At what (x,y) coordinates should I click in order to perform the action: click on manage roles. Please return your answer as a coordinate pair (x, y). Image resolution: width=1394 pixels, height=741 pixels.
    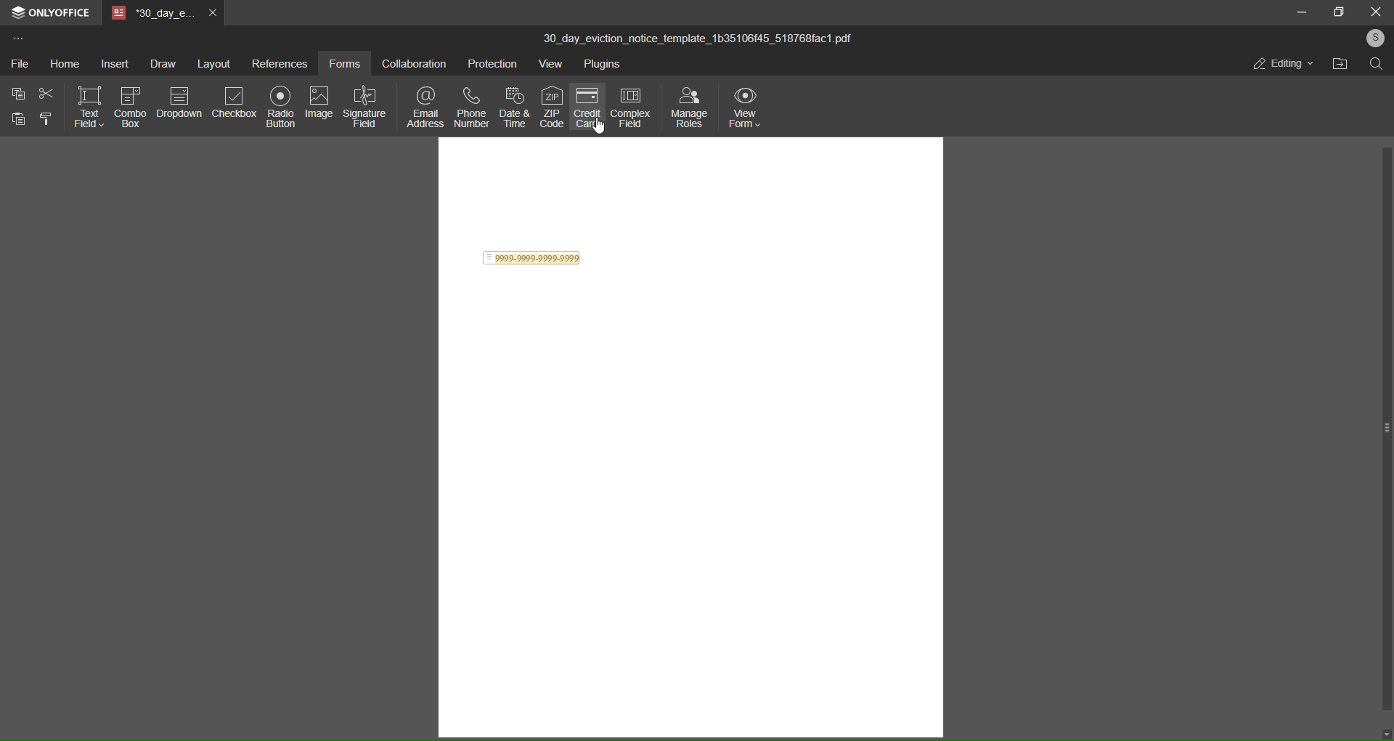
    Looking at the image, I should click on (689, 108).